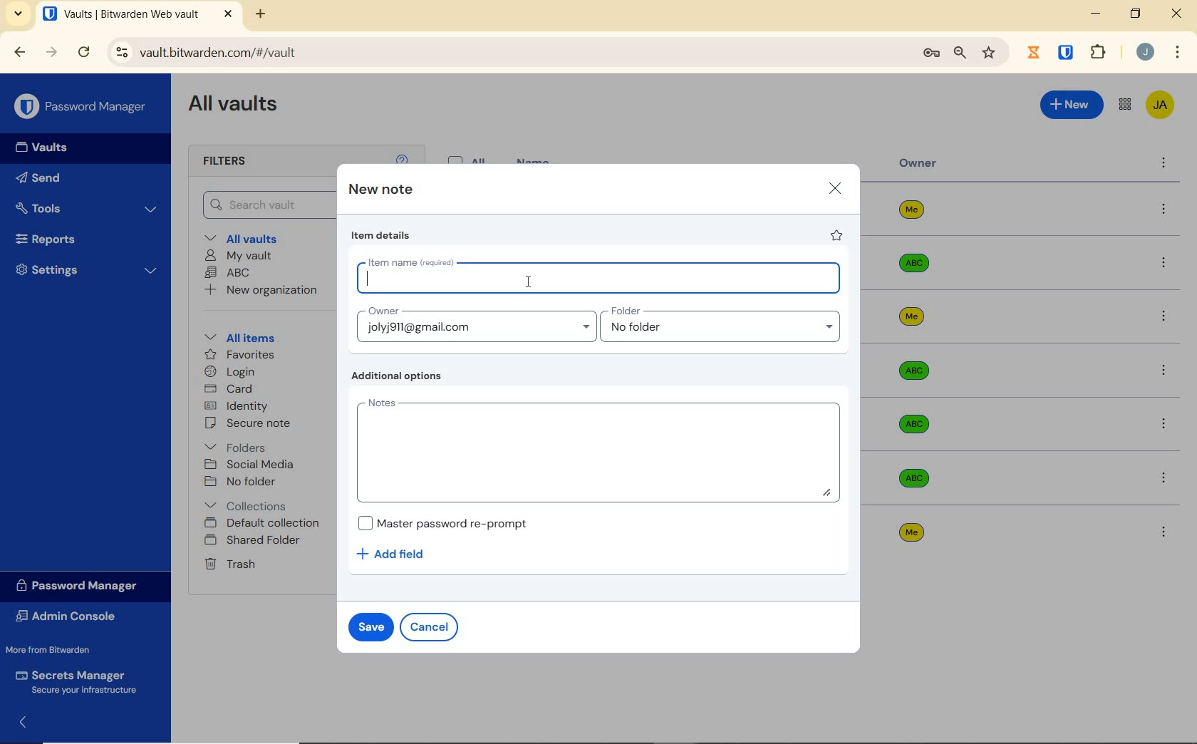  Describe the element at coordinates (266, 524) in the screenshot. I see `Default collection` at that location.